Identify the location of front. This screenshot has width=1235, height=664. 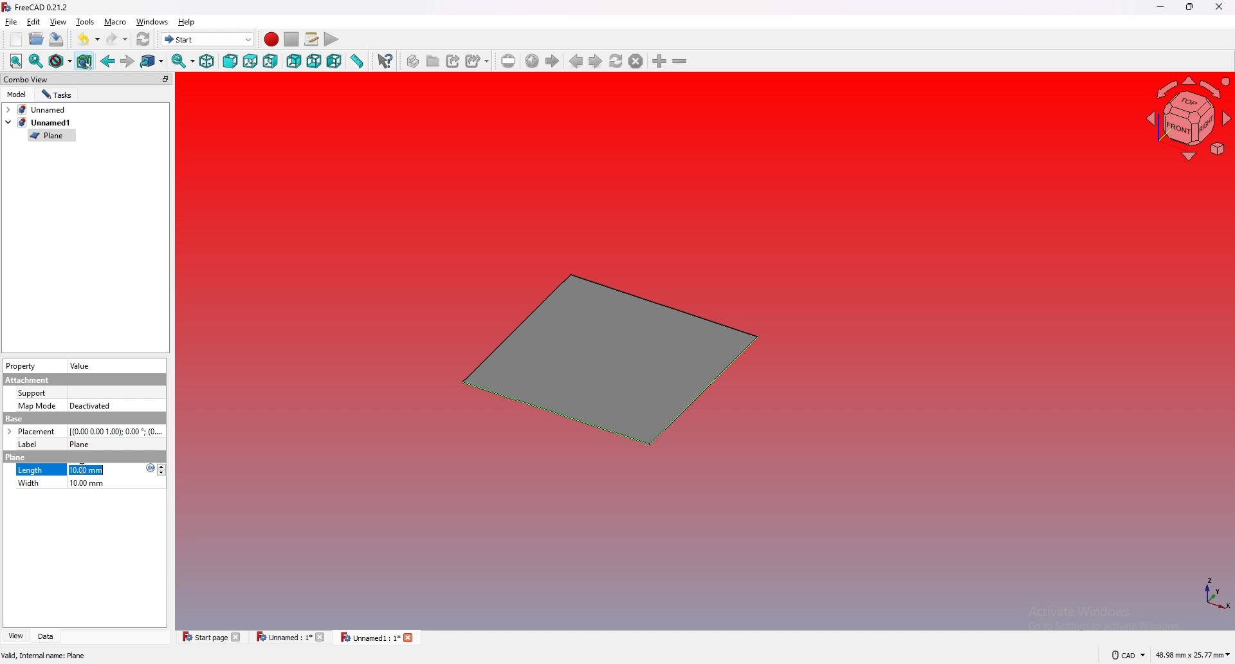
(230, 61).